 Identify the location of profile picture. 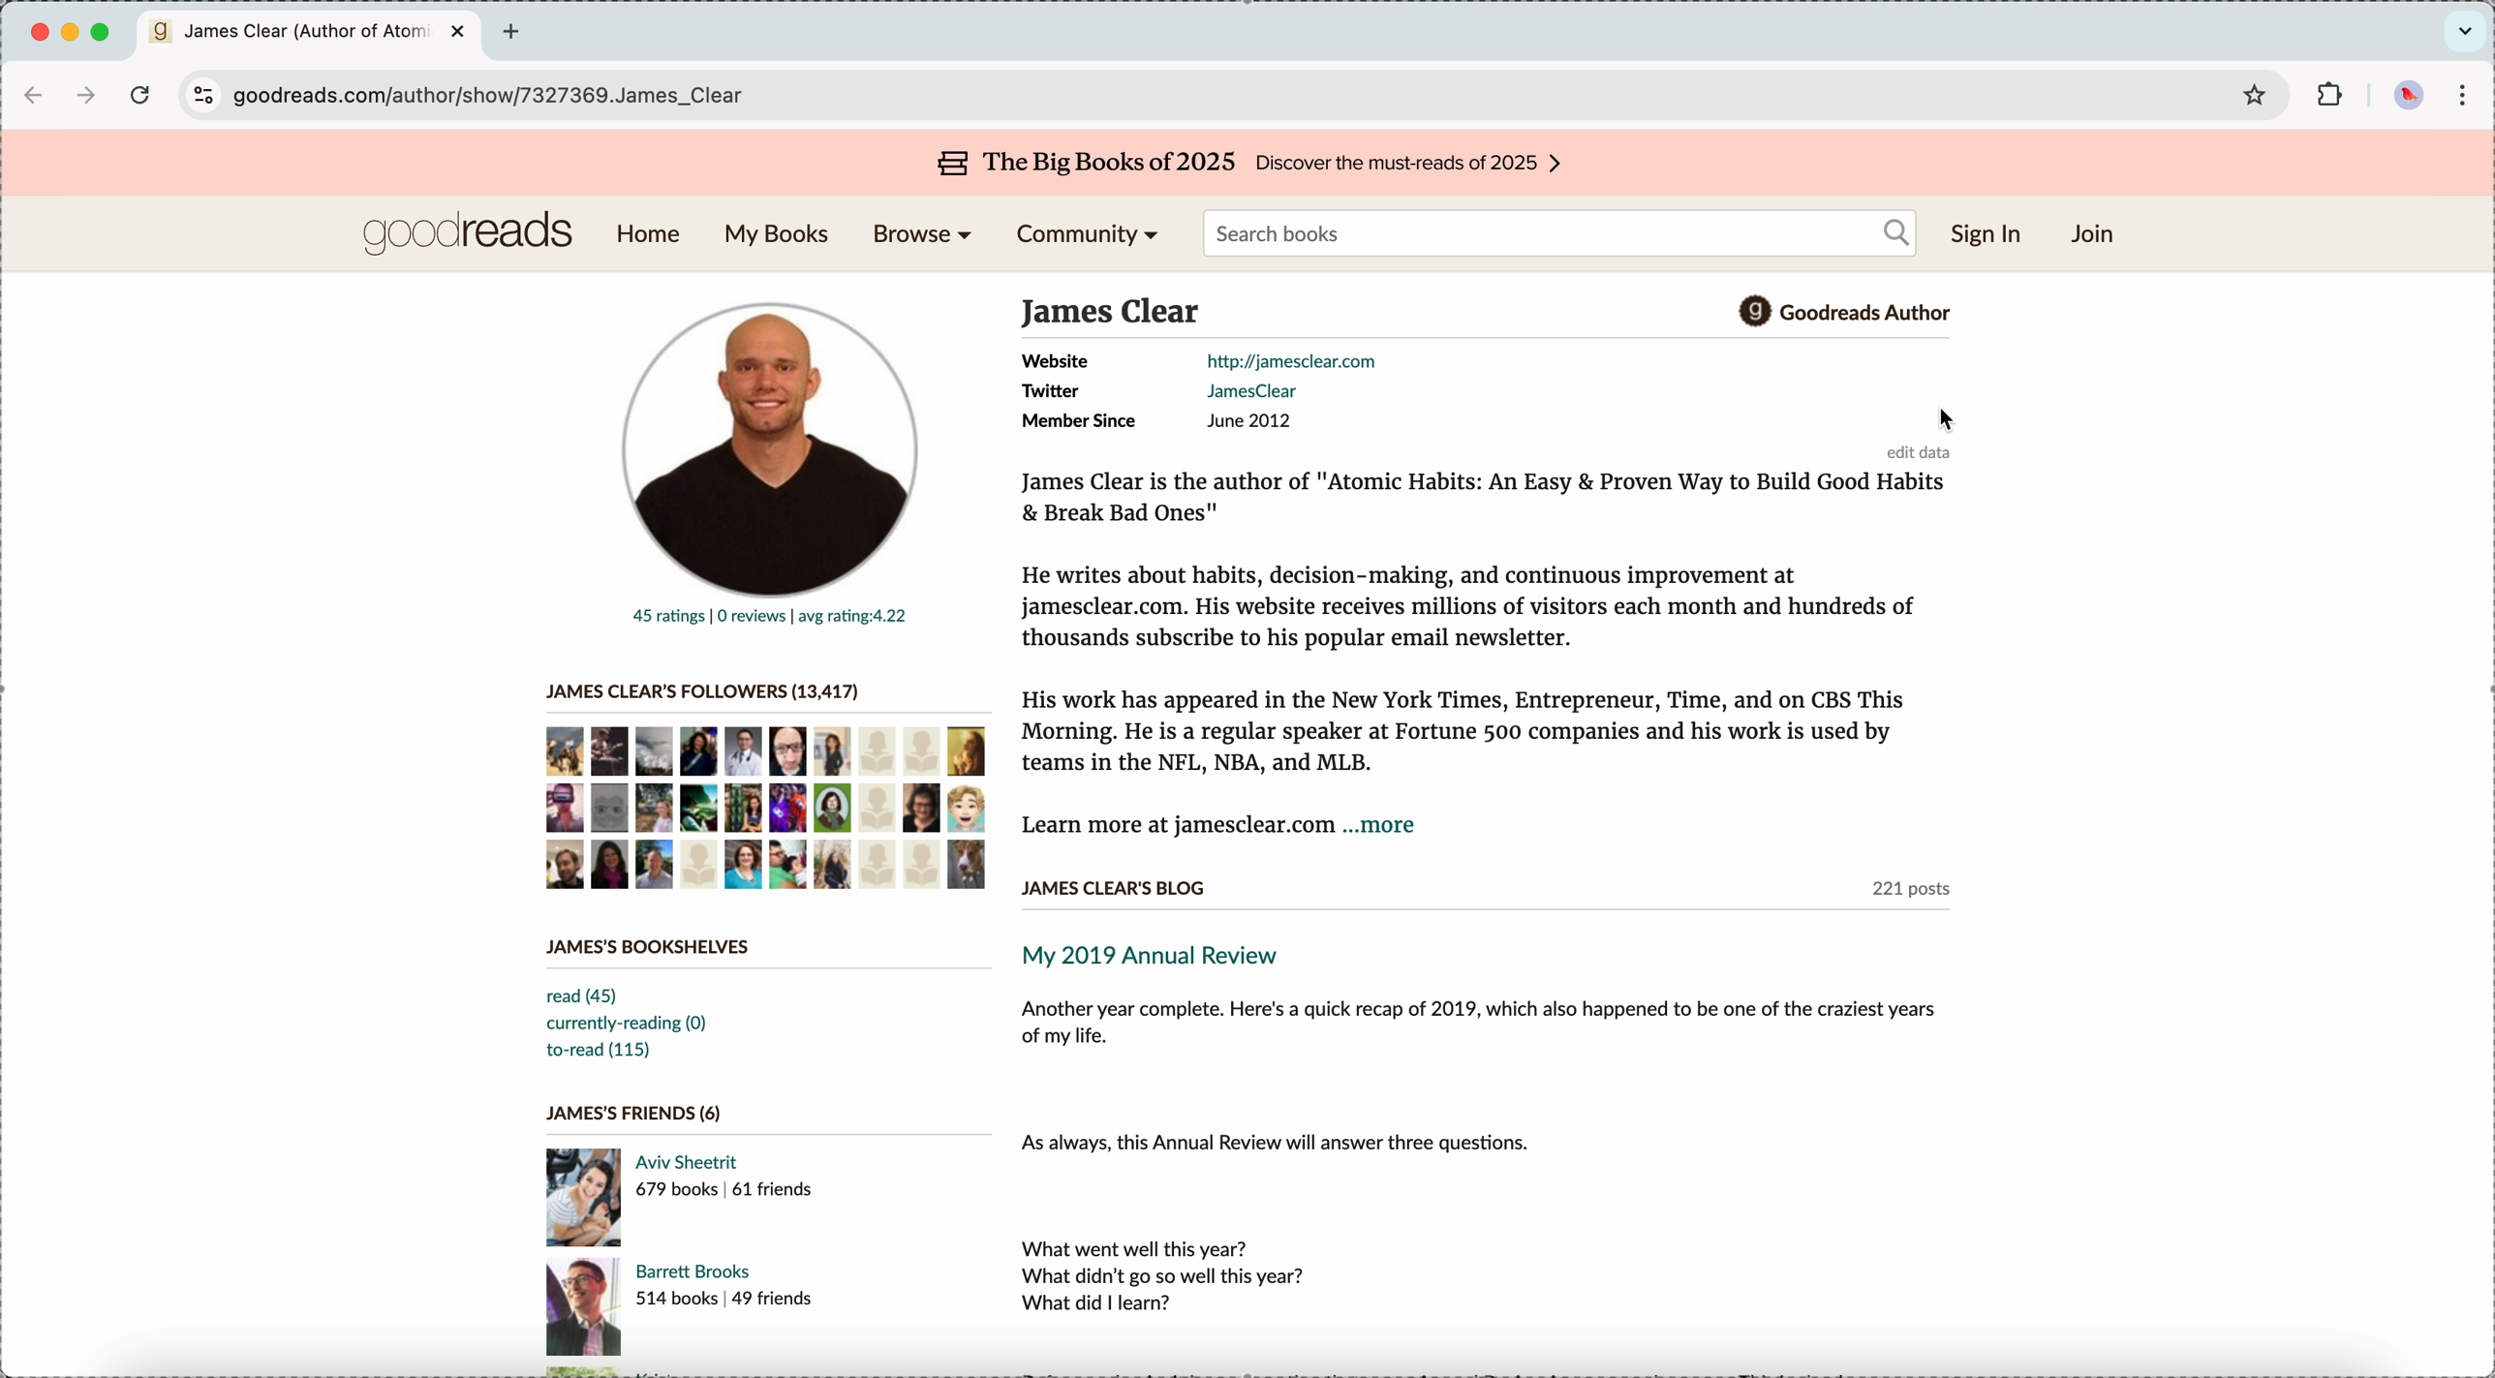
(764, 440).